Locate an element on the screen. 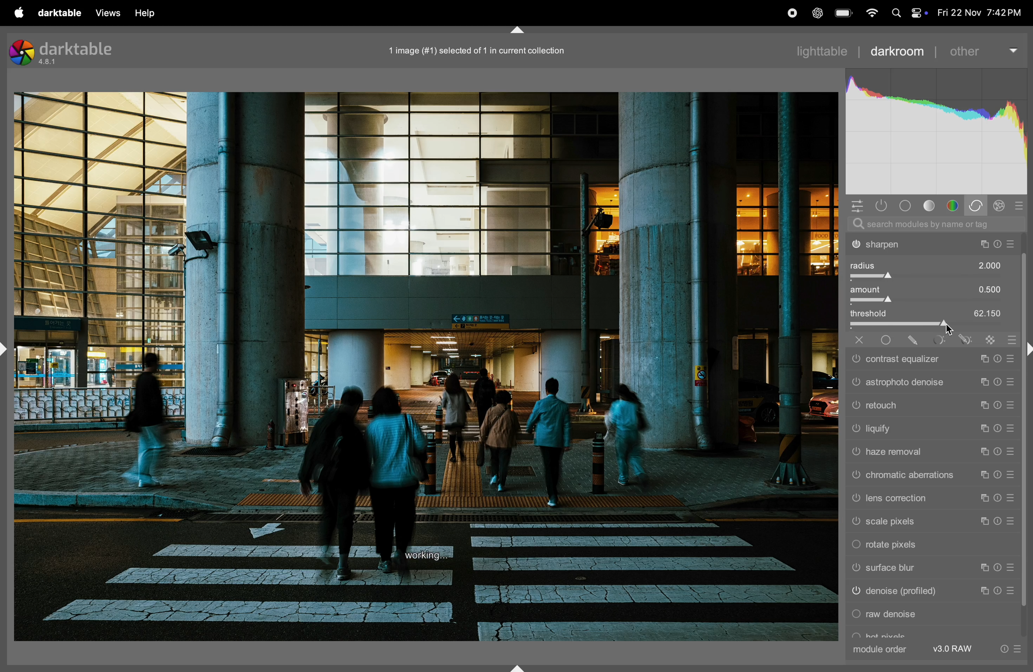  rotate pixels is located at coordinates (929, 547).